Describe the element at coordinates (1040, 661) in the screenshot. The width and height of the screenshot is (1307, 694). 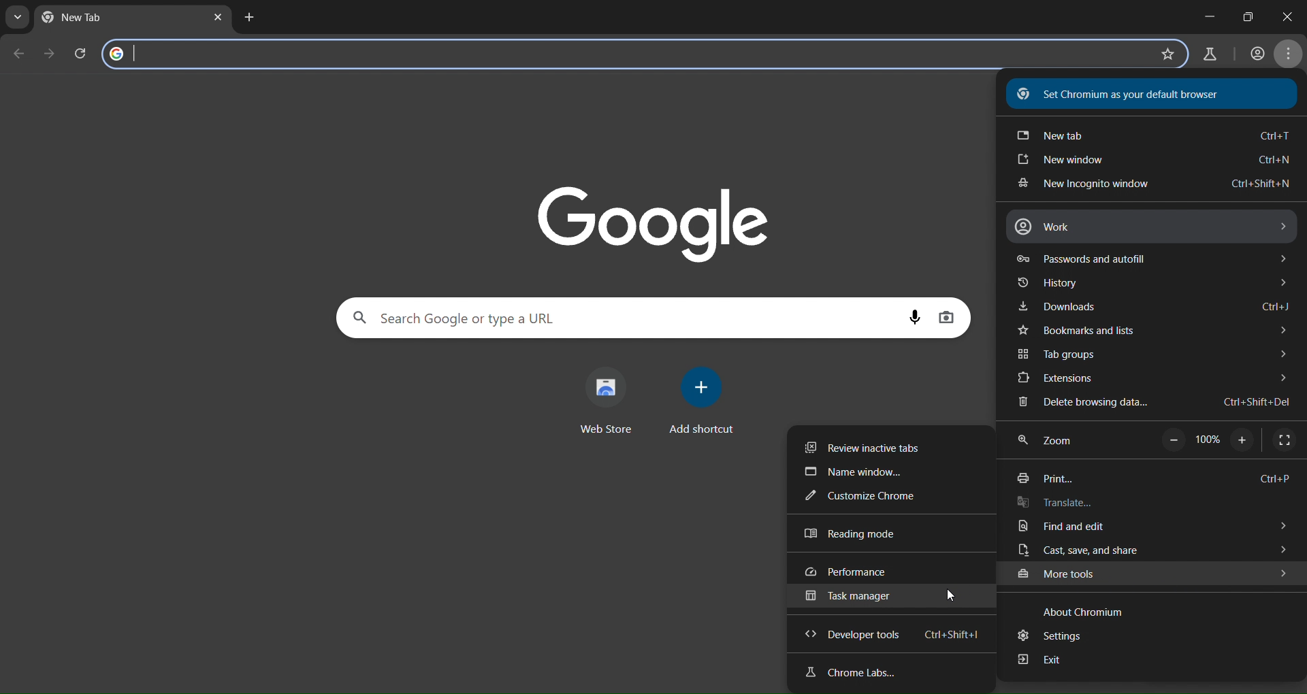
I see `exit` at that location.